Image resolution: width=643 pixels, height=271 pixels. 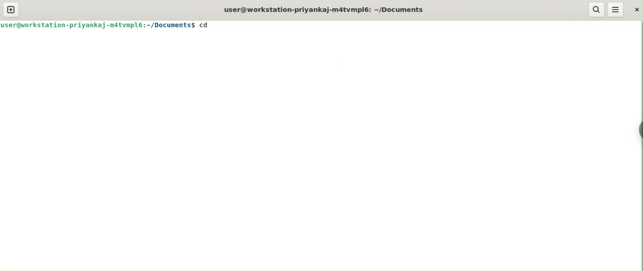 I want to click on cd, so click(x=207, y=24).